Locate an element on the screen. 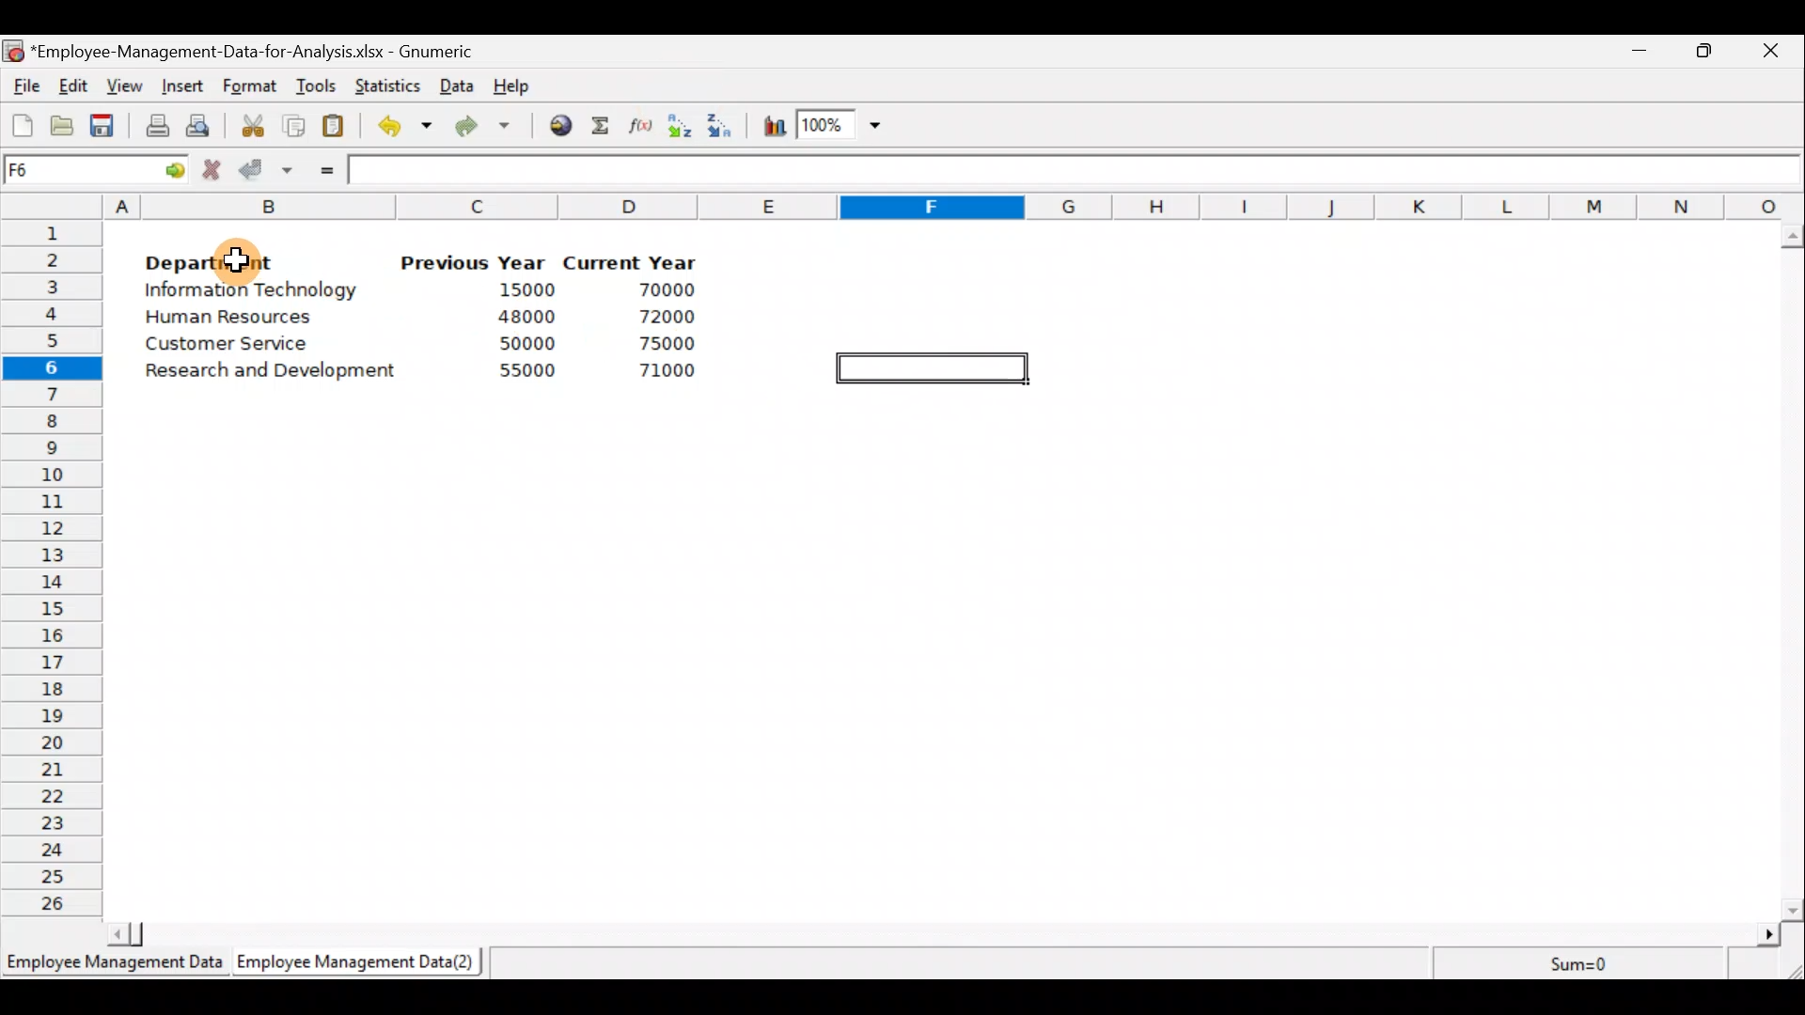  File is located at coordinates (24, 86).